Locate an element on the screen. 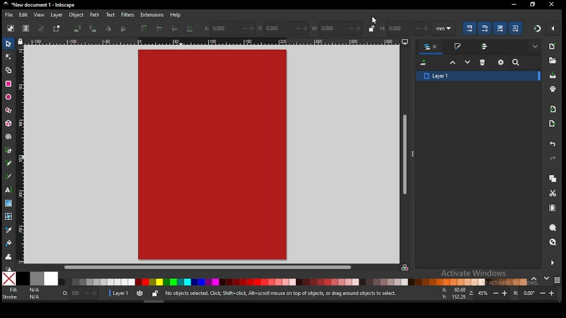 The height and width of the screenshot is (318, 566). dropper tool is located at coordinates (9, 229).